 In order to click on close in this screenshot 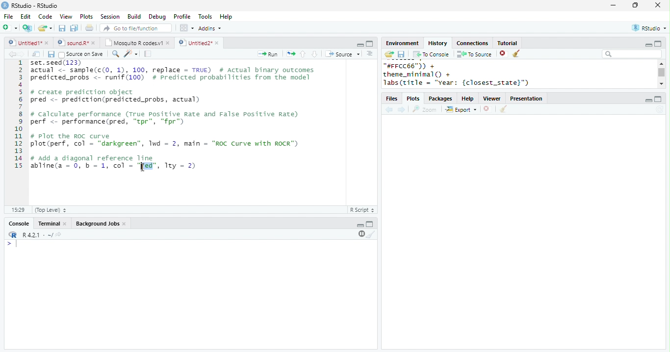, I will do `click(126, 224)`.